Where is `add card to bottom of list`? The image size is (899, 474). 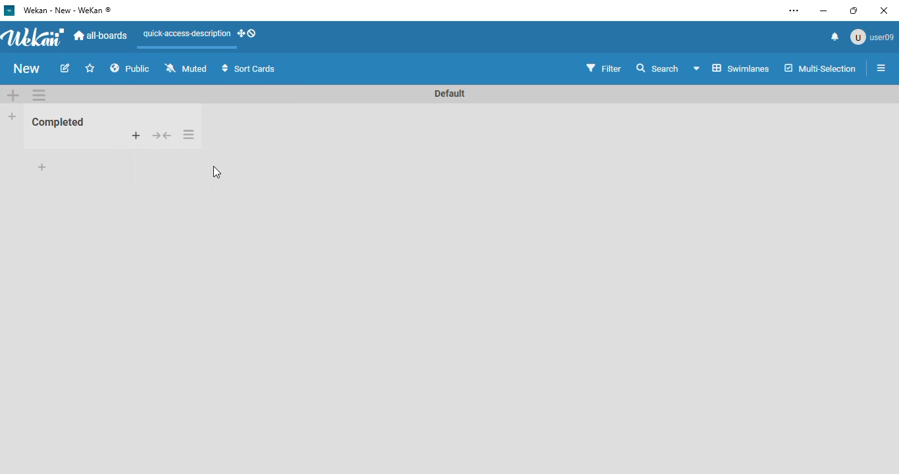 add card to bottom of list is located at coordinates (43, 169).